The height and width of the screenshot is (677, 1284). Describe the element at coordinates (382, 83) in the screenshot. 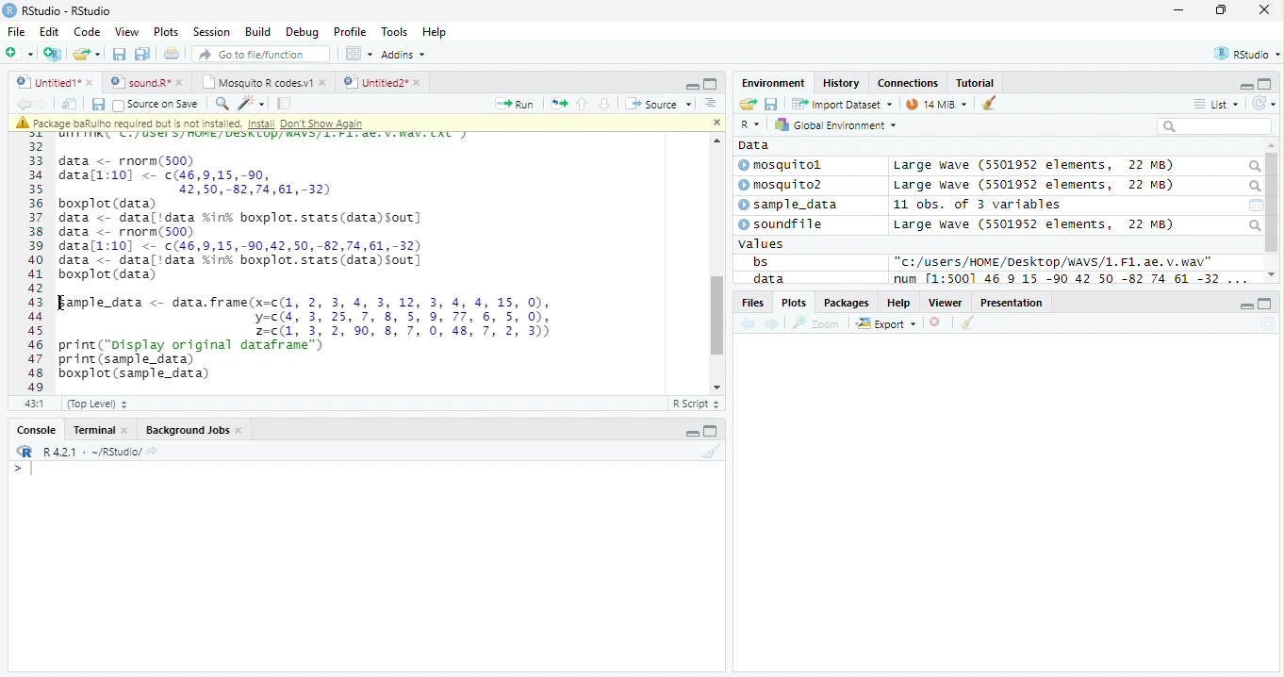

I see `Untitled2` at that location.